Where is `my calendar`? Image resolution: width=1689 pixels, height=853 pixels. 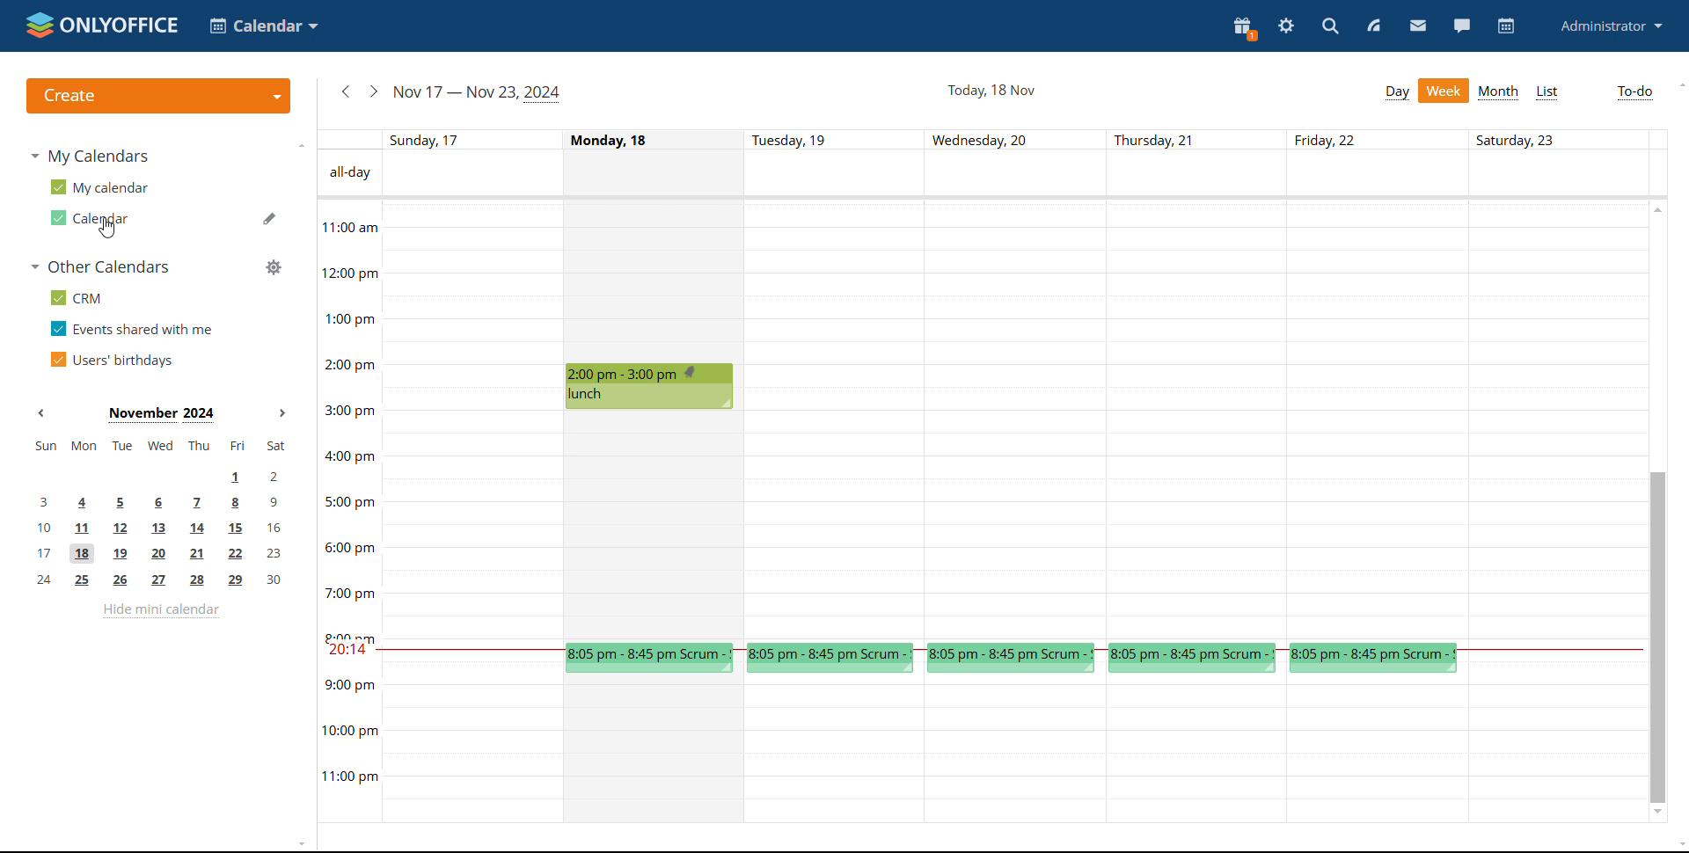
my calendar is located at coordinates (101, 186).